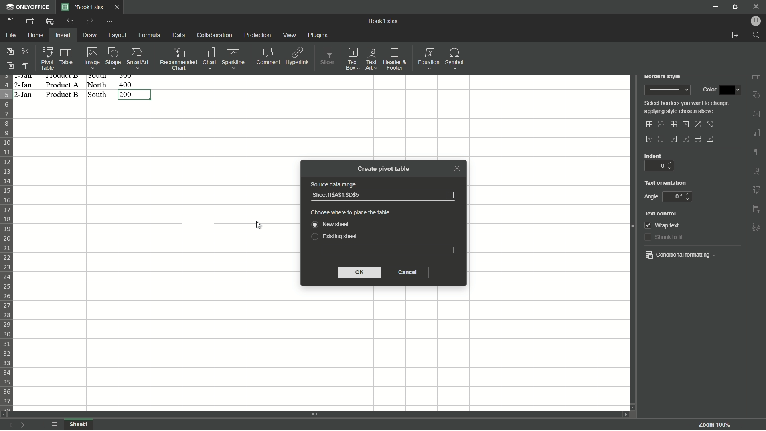 The height and width of the screenshot is (431, 766). What do you see at coordinates (648, 125) in the screenshot?
I see `outer and inner lines` at bounding box center [648, 125].